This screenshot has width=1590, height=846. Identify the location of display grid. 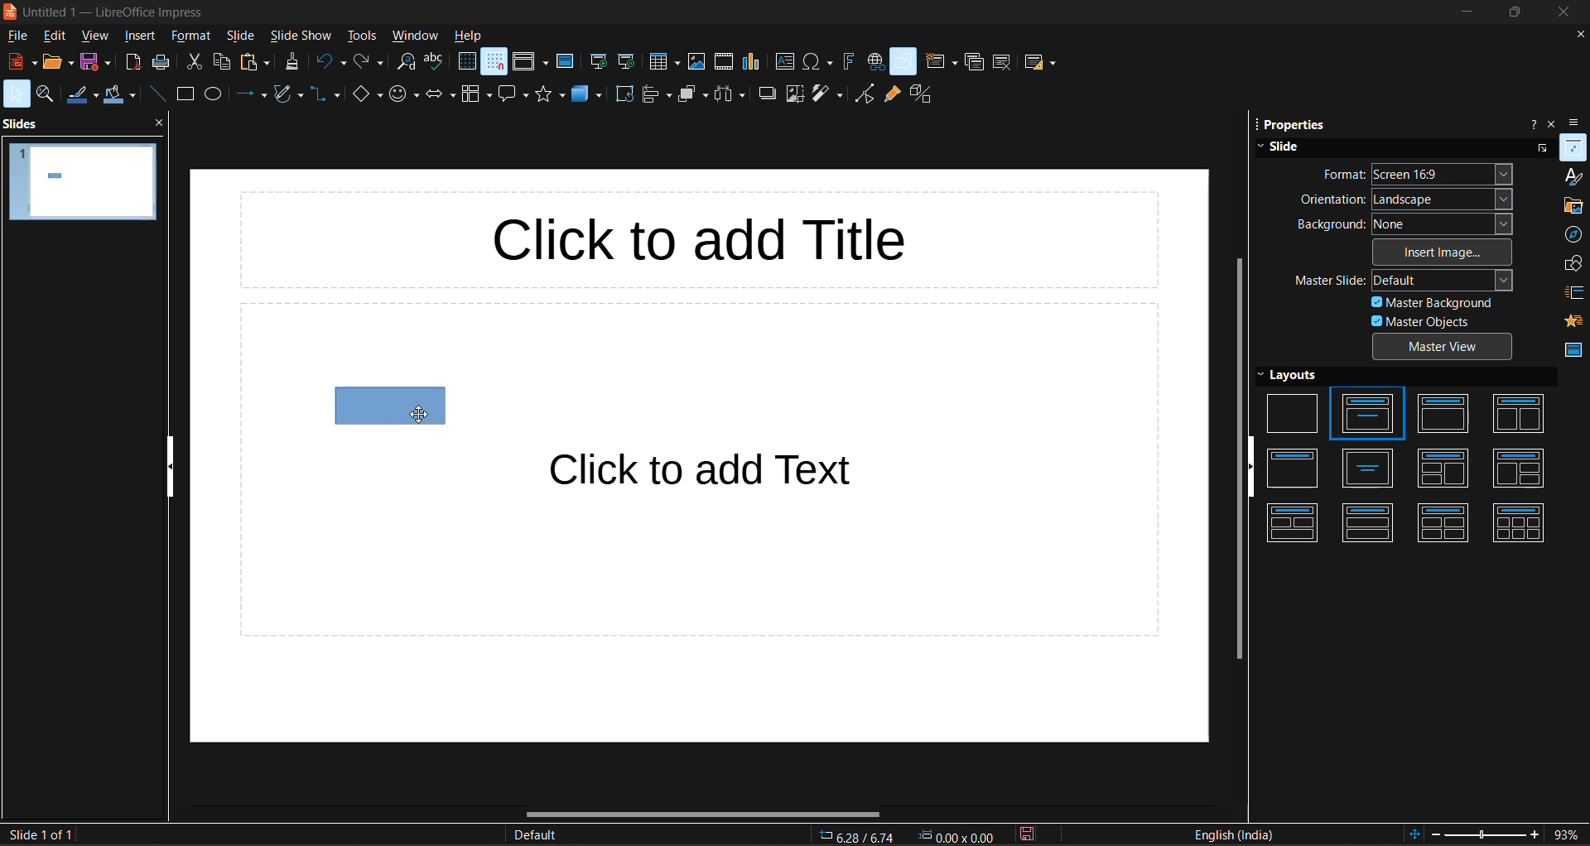
(464, 60).